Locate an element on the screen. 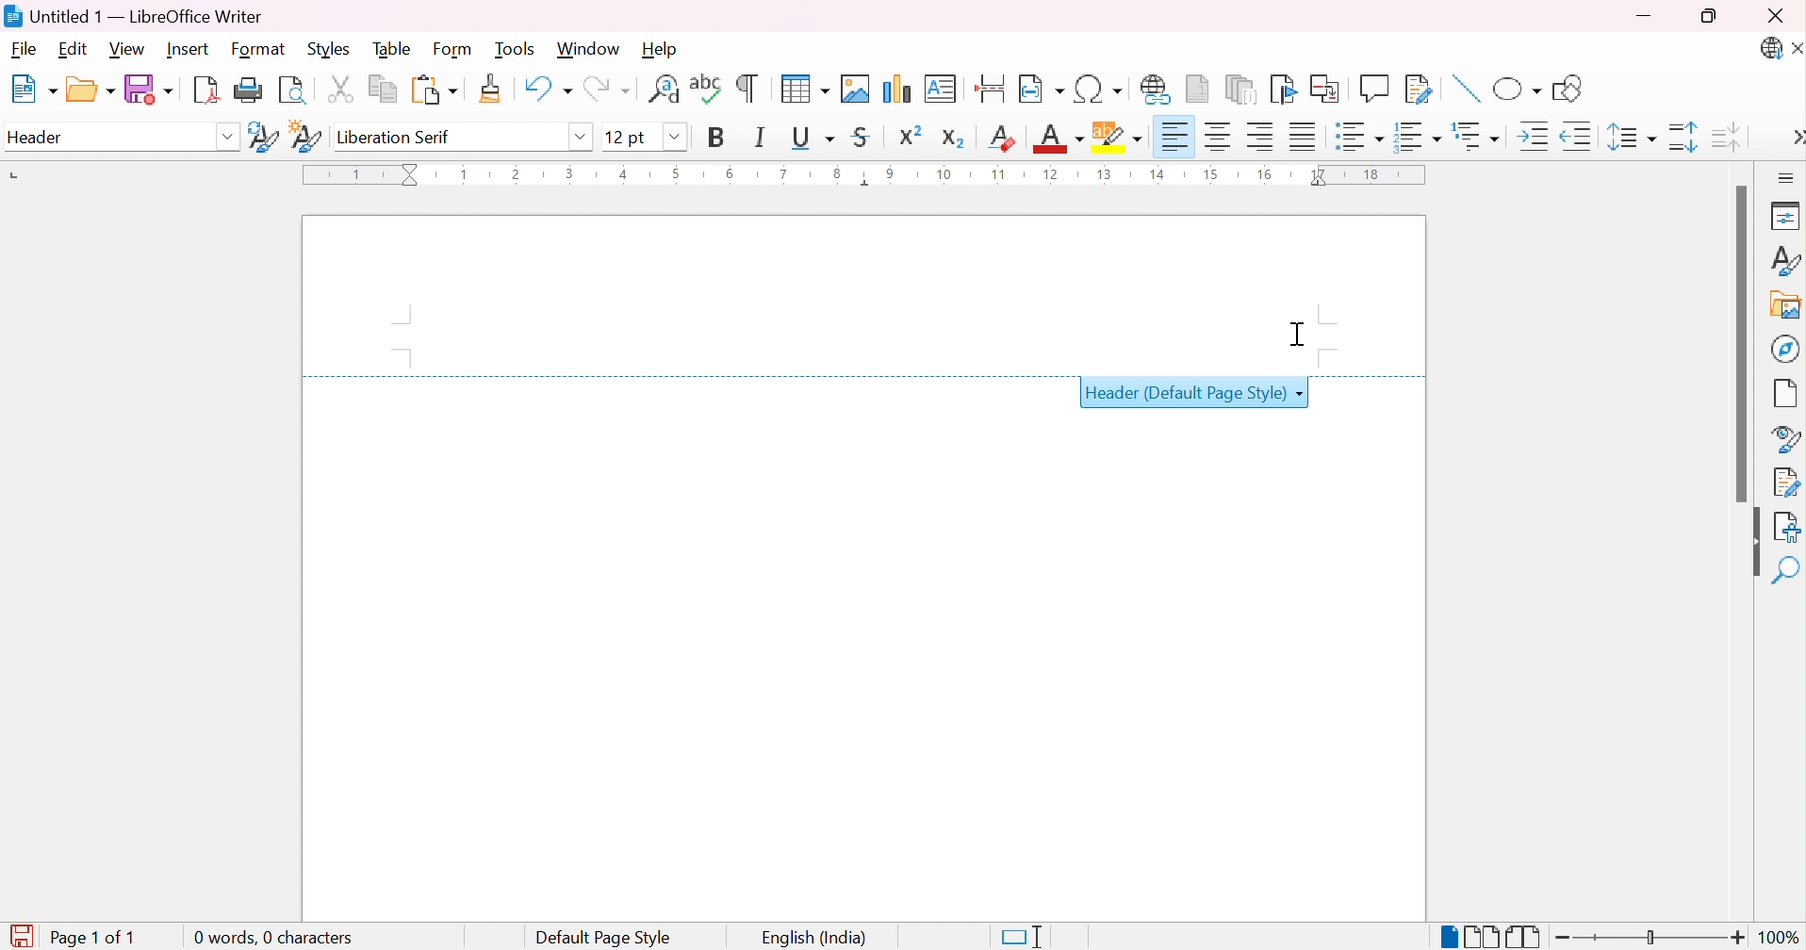 Image resolution: width=1806 pixels, height=950 pixels. Decrease paragraph spacing is located at coordinates (1730, 139).